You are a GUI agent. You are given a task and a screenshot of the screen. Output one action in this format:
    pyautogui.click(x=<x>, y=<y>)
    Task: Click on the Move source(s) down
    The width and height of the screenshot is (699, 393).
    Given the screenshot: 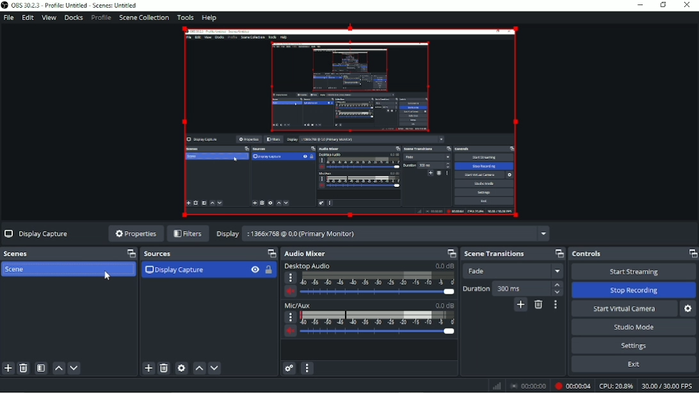 What is the action you would take?
    pyautogui.click(x=214, y=368)
    